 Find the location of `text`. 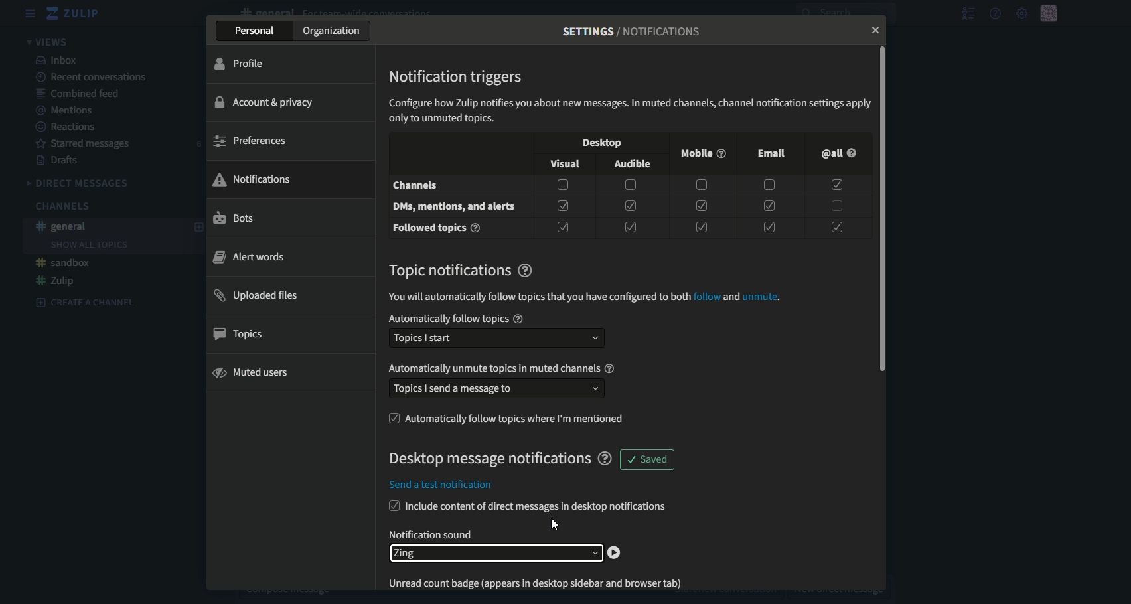

text is located at coordinates (545, 581).